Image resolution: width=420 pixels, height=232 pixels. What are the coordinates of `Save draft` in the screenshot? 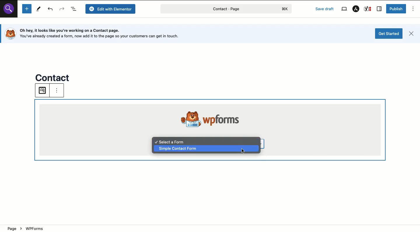 It's located at (325, 9).